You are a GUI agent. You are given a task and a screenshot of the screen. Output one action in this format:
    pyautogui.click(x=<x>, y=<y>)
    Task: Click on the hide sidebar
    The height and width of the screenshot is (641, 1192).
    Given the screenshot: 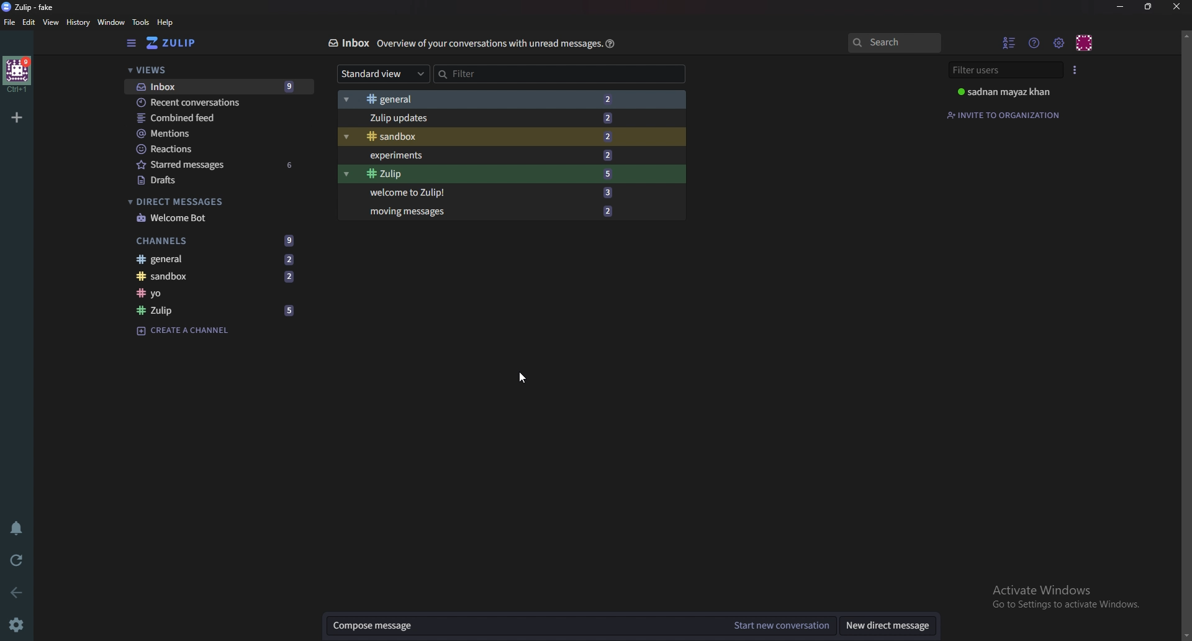 What is the action you would take?
    pyautogui.click(x=133, y=43)
    